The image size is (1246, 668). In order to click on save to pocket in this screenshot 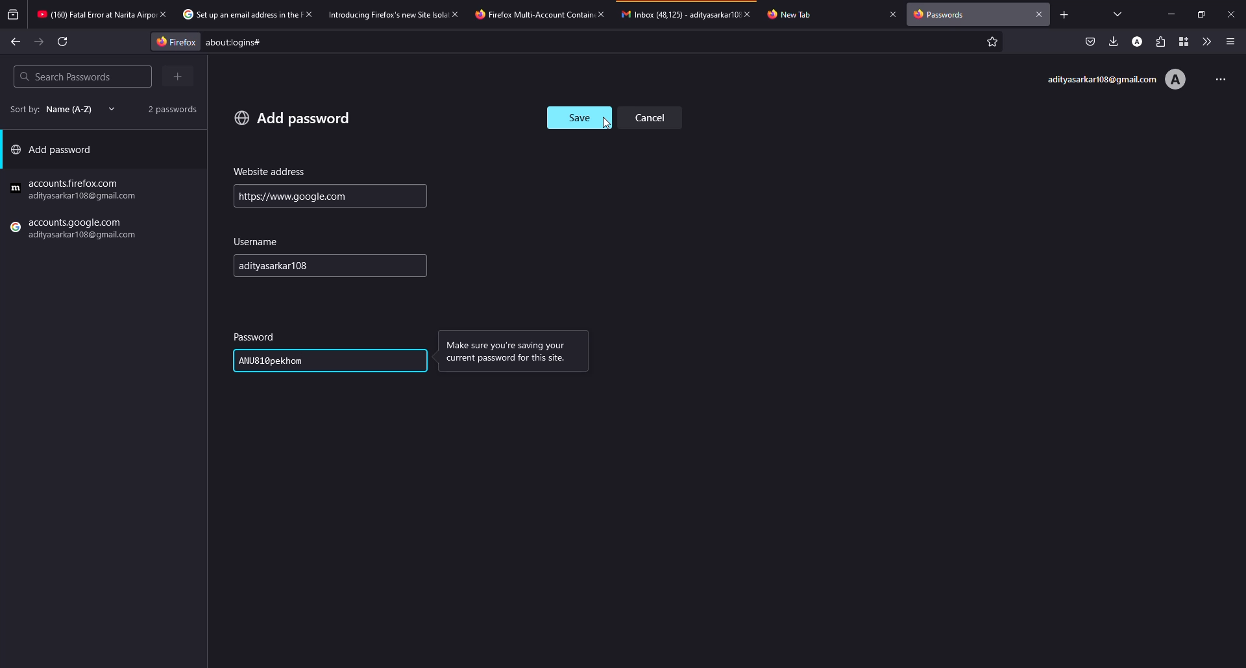, I will do `click(1090, 42)`.